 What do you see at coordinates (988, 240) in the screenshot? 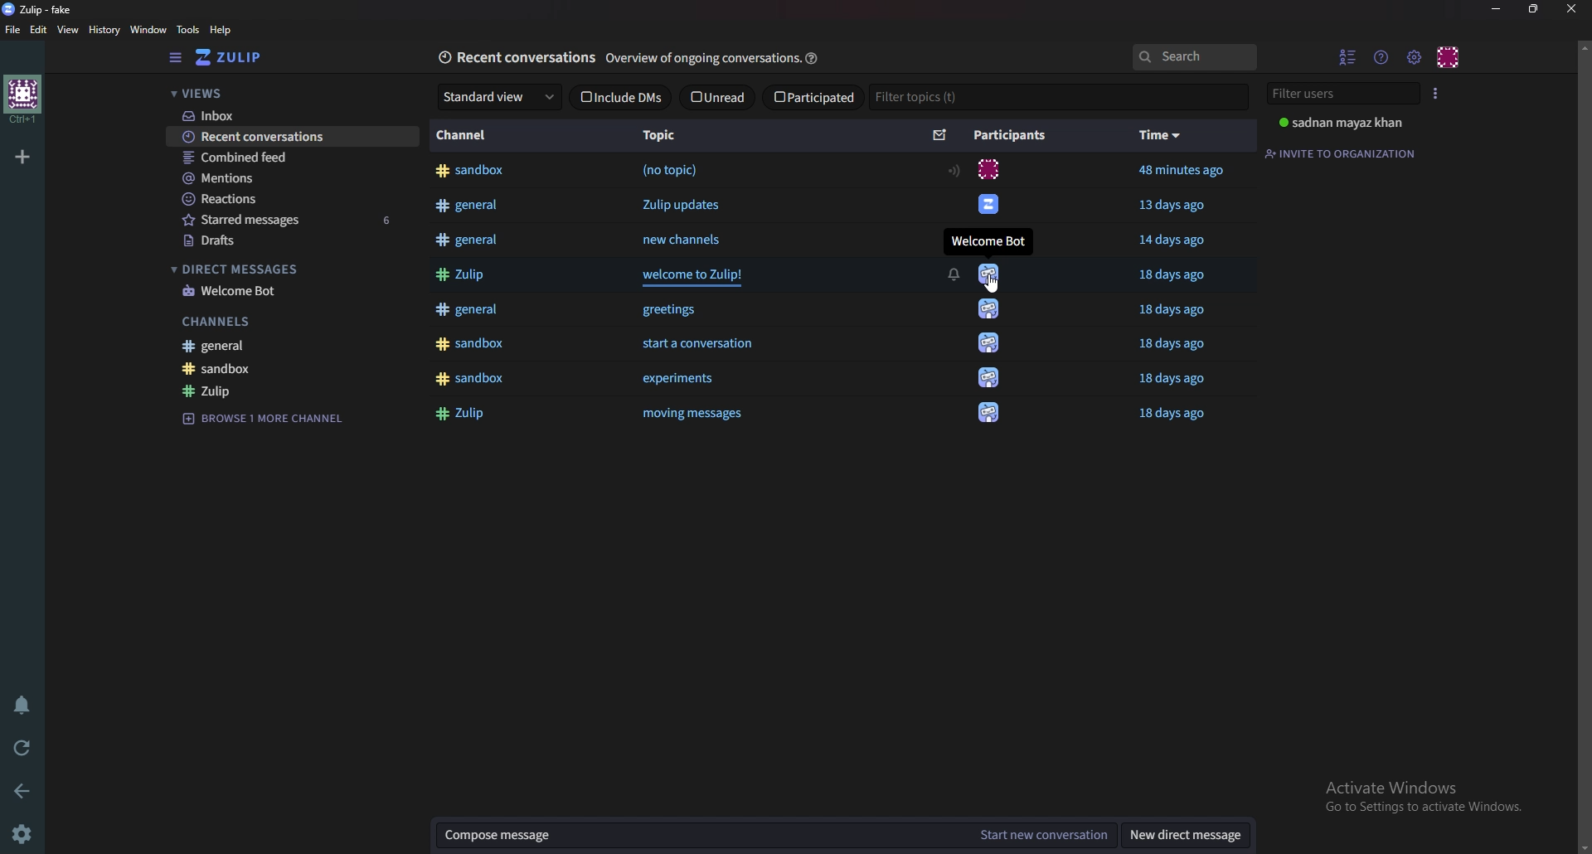
I see `Welcome Bot` at bounding box center [988, 240].